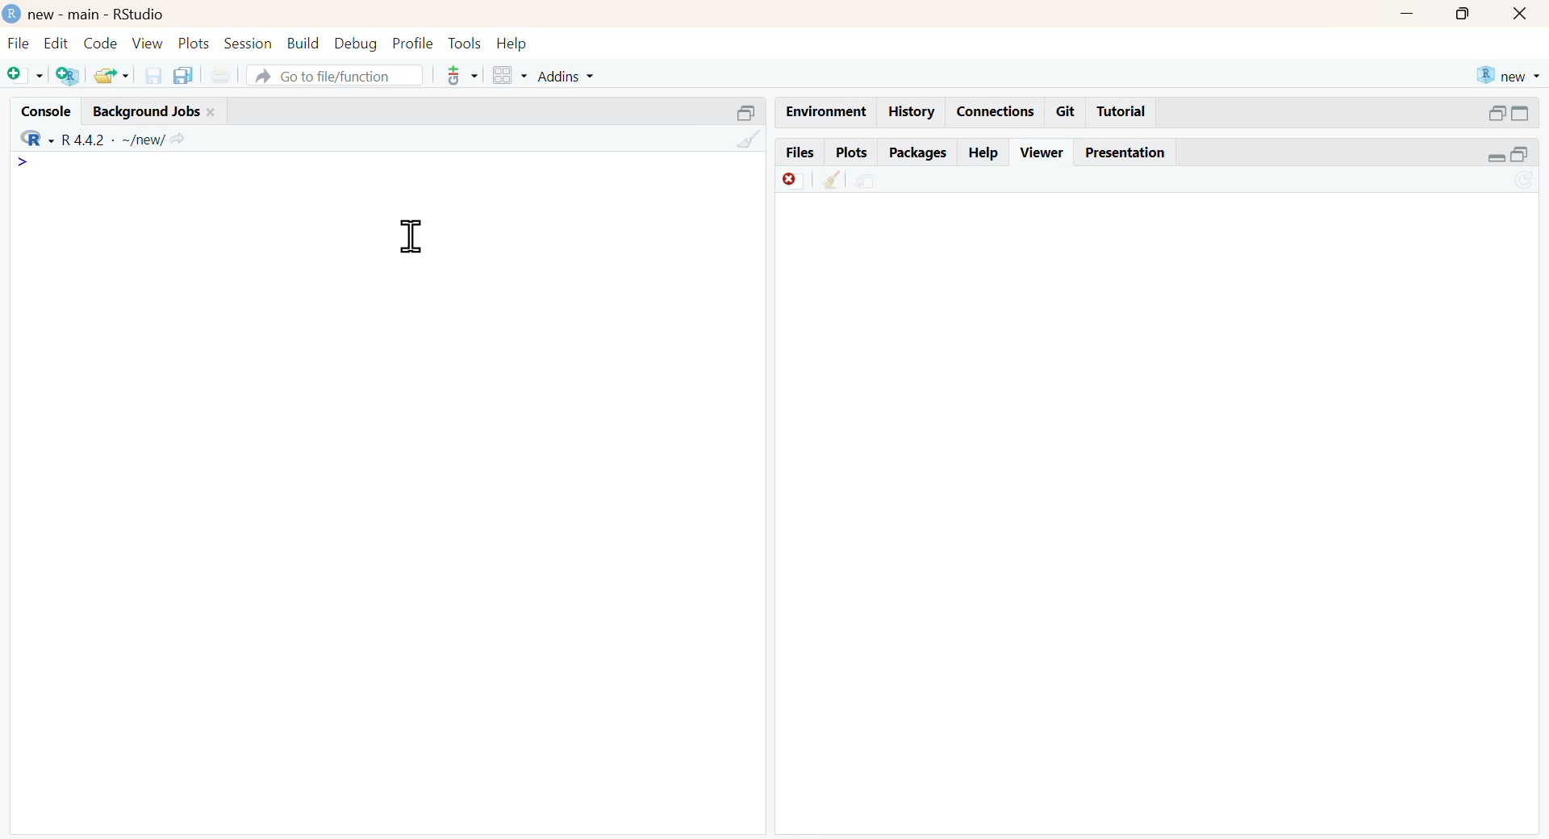 This screenshot has width=1549, height=839. Describe the element at coordinates (1042, 150) in the screenshot. I see `Viewer` at that location.